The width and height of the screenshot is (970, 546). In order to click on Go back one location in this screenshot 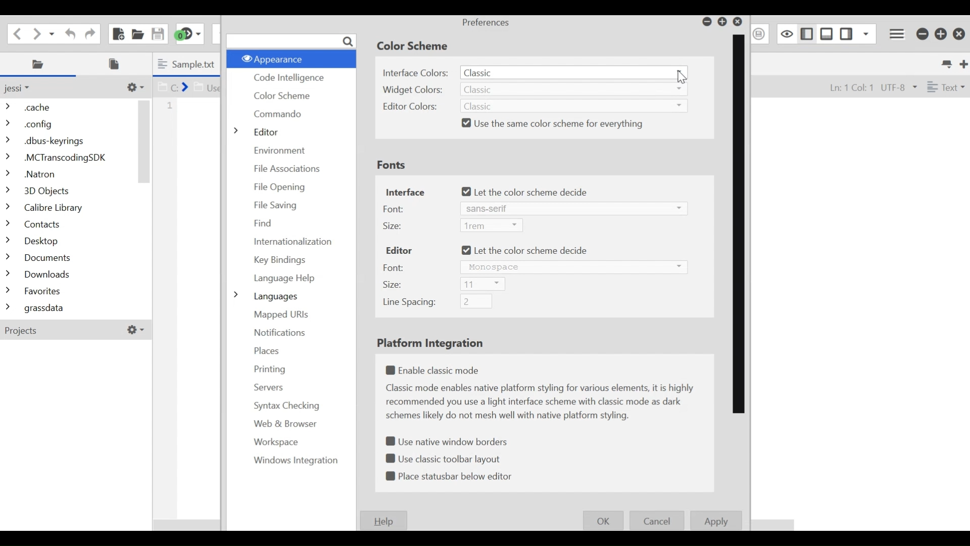, I will do `click(17, 32)`.